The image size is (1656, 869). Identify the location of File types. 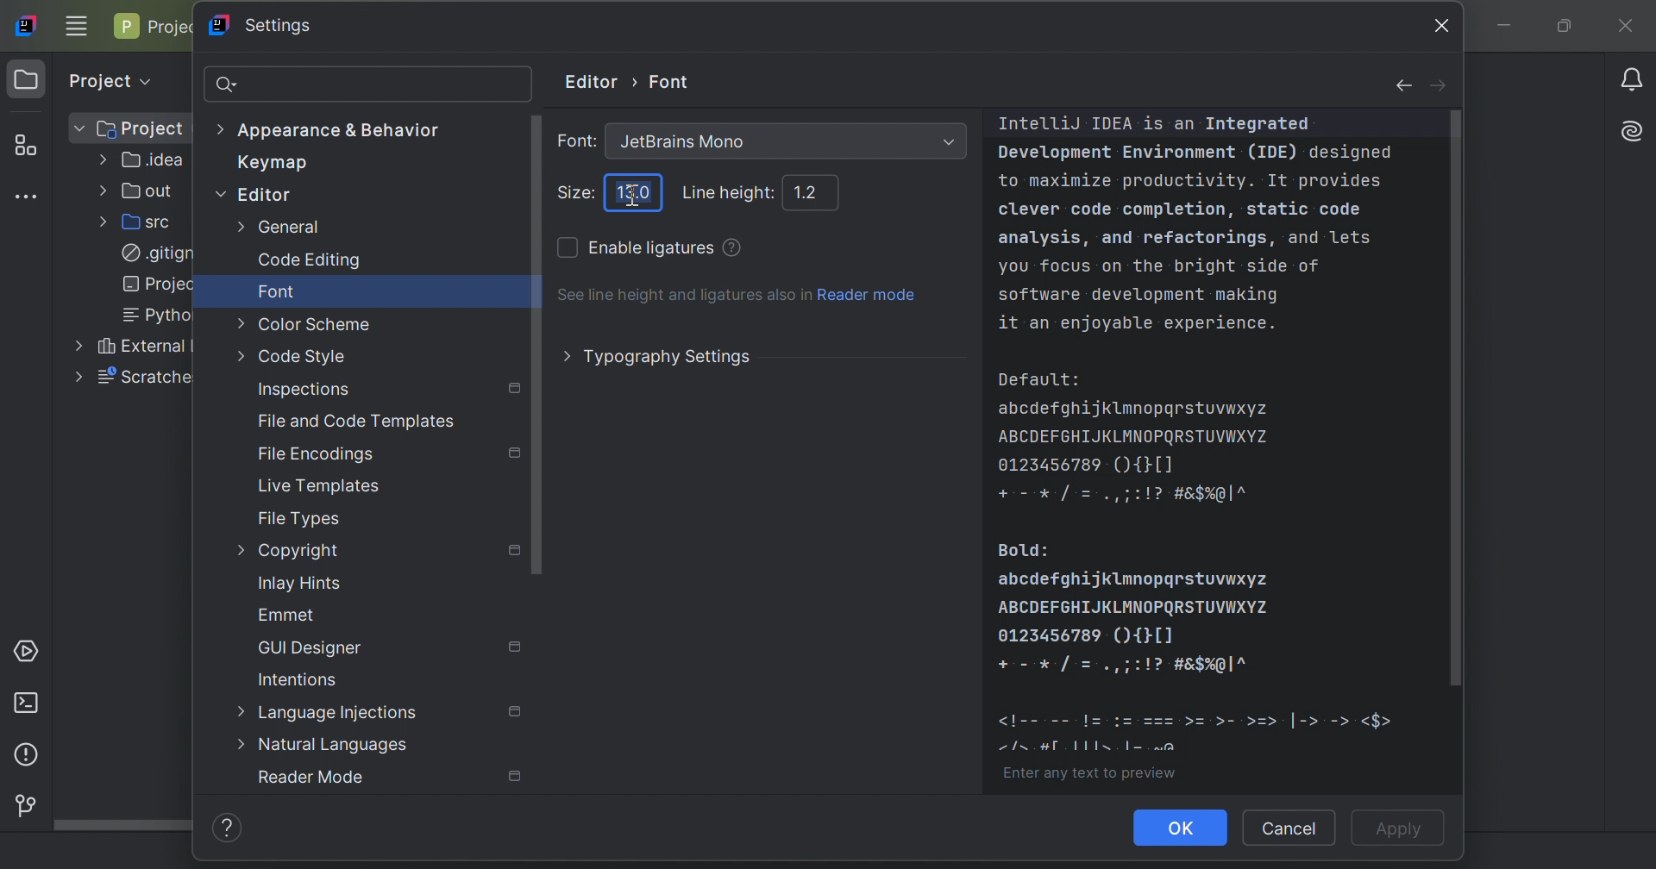
(301, 518).